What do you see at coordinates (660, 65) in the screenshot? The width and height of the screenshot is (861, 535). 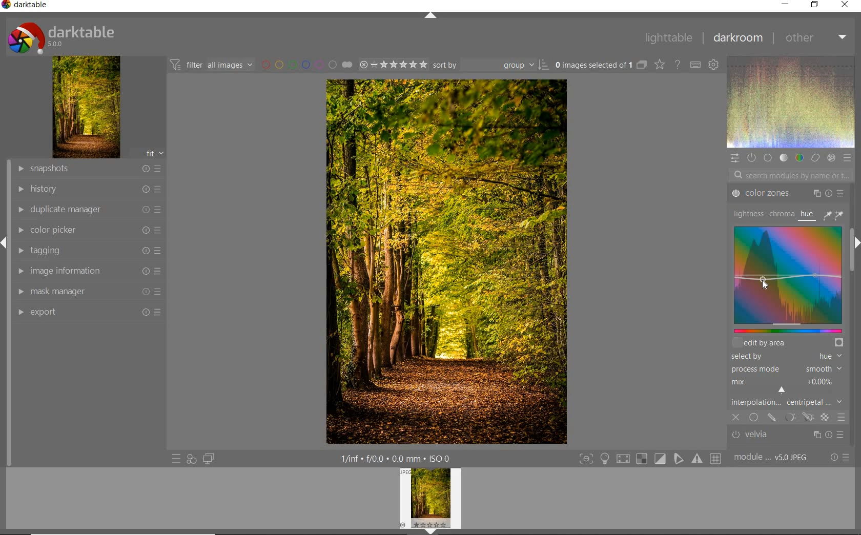 I see `CHANGE TYPE OVERRELAY` at bounding box center [660, 65].